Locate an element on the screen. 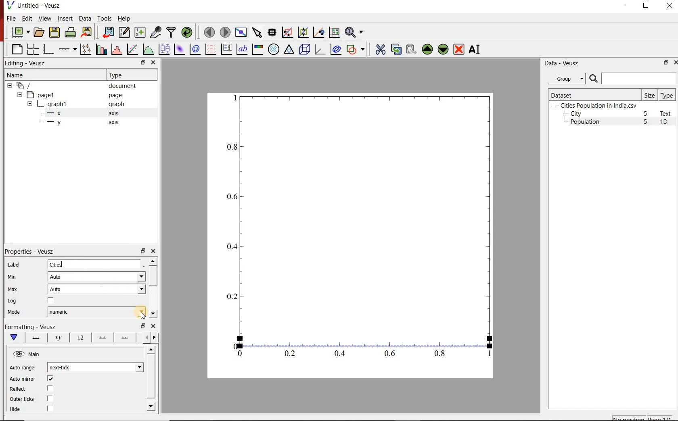  1D is located at coordinates (667, 123).